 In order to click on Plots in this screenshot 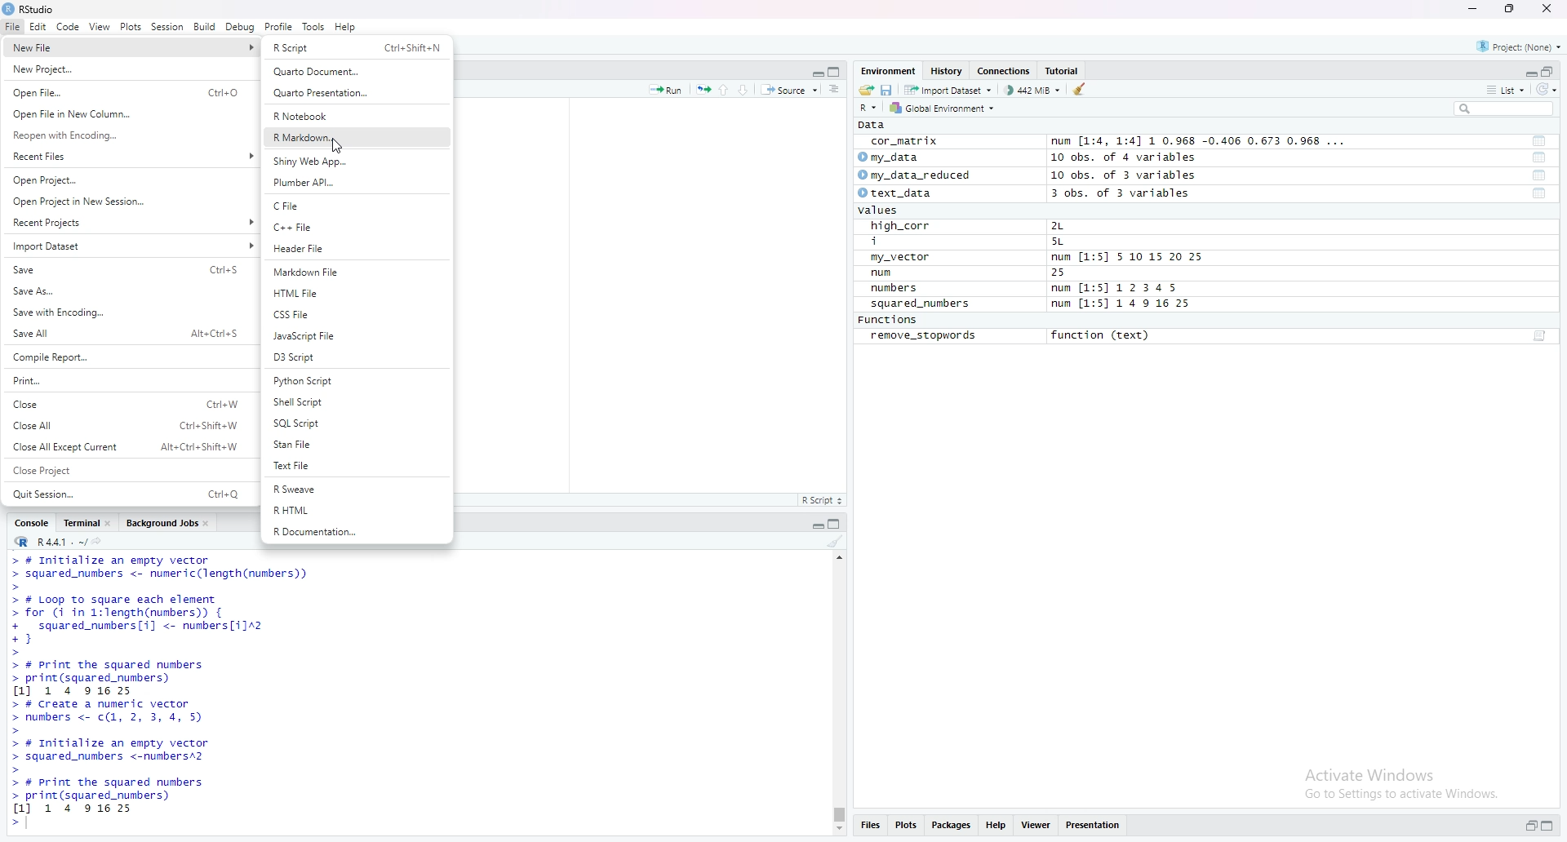, I will do `click(130, 26)`.